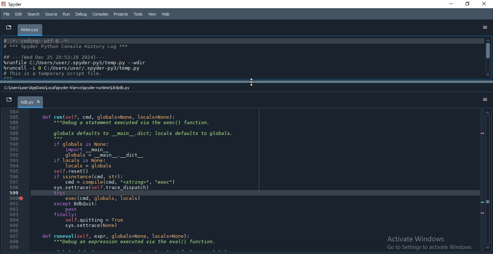  Describe the element at coordinates (101, 14) in the screenshot. I see `Consoles` at that location.